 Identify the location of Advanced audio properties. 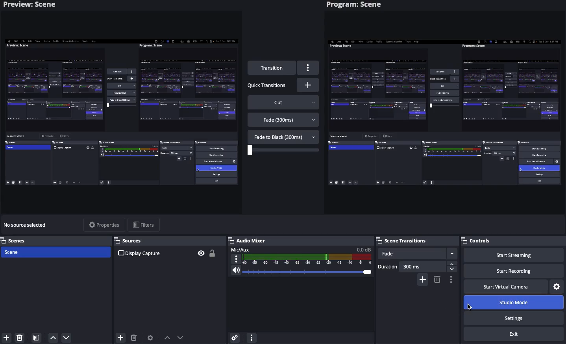
(235, 337).